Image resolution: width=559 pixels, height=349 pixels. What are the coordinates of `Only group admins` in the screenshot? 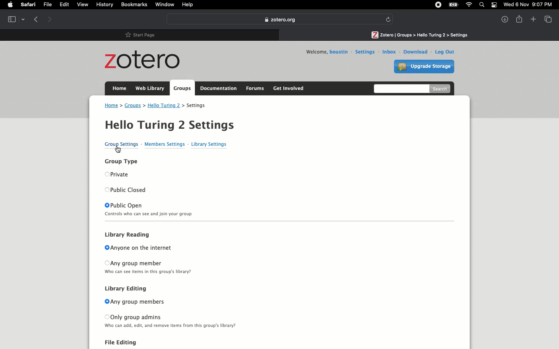 It's located at (170, 323).